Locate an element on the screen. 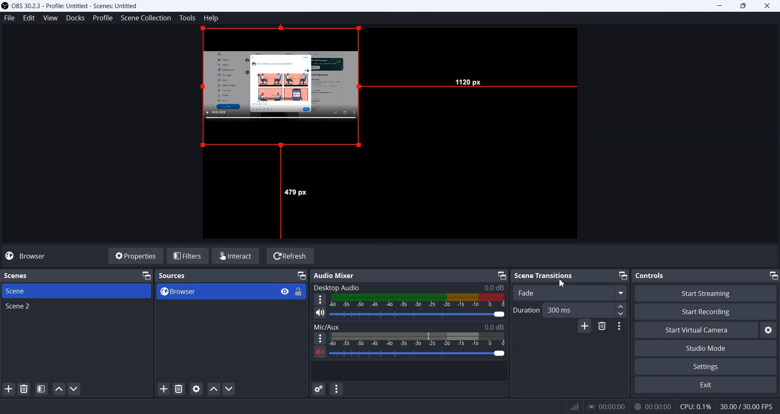 The height and width of the screenshot is (414, 780). File is located at coordinates (9, 18).